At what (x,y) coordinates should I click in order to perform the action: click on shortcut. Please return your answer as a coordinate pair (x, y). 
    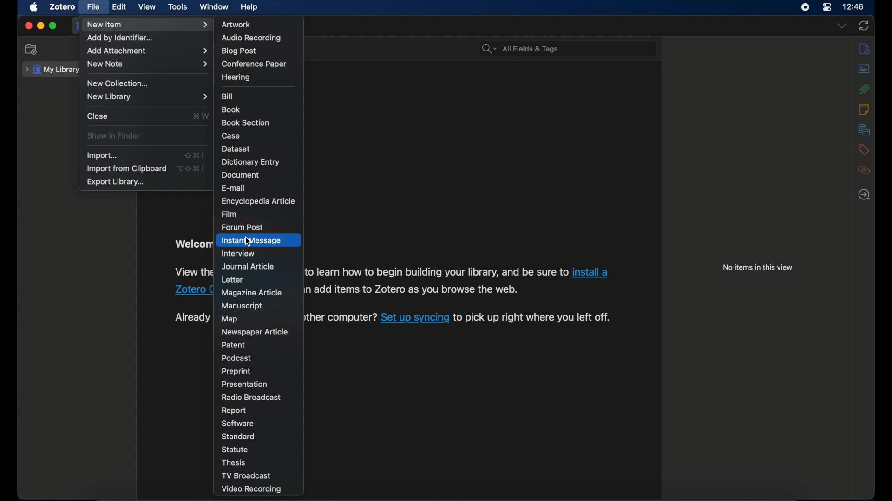
    Looking at the image, I should click on (200, 116).